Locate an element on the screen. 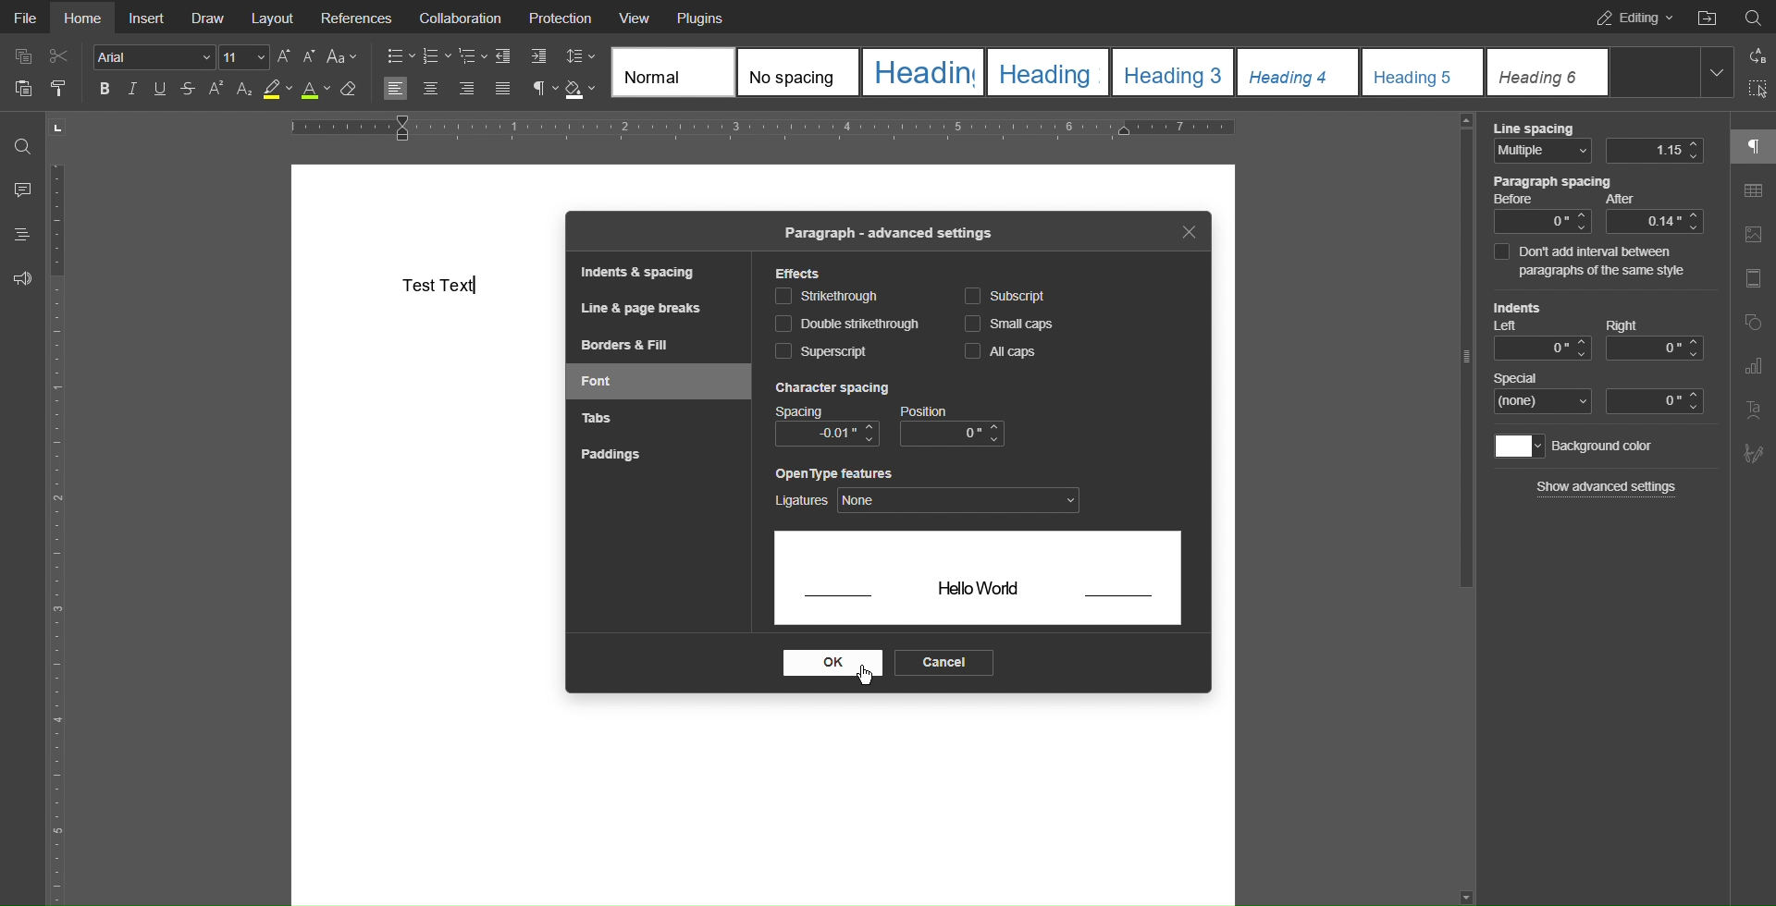  Superscript is located at coordinates (216, 90).